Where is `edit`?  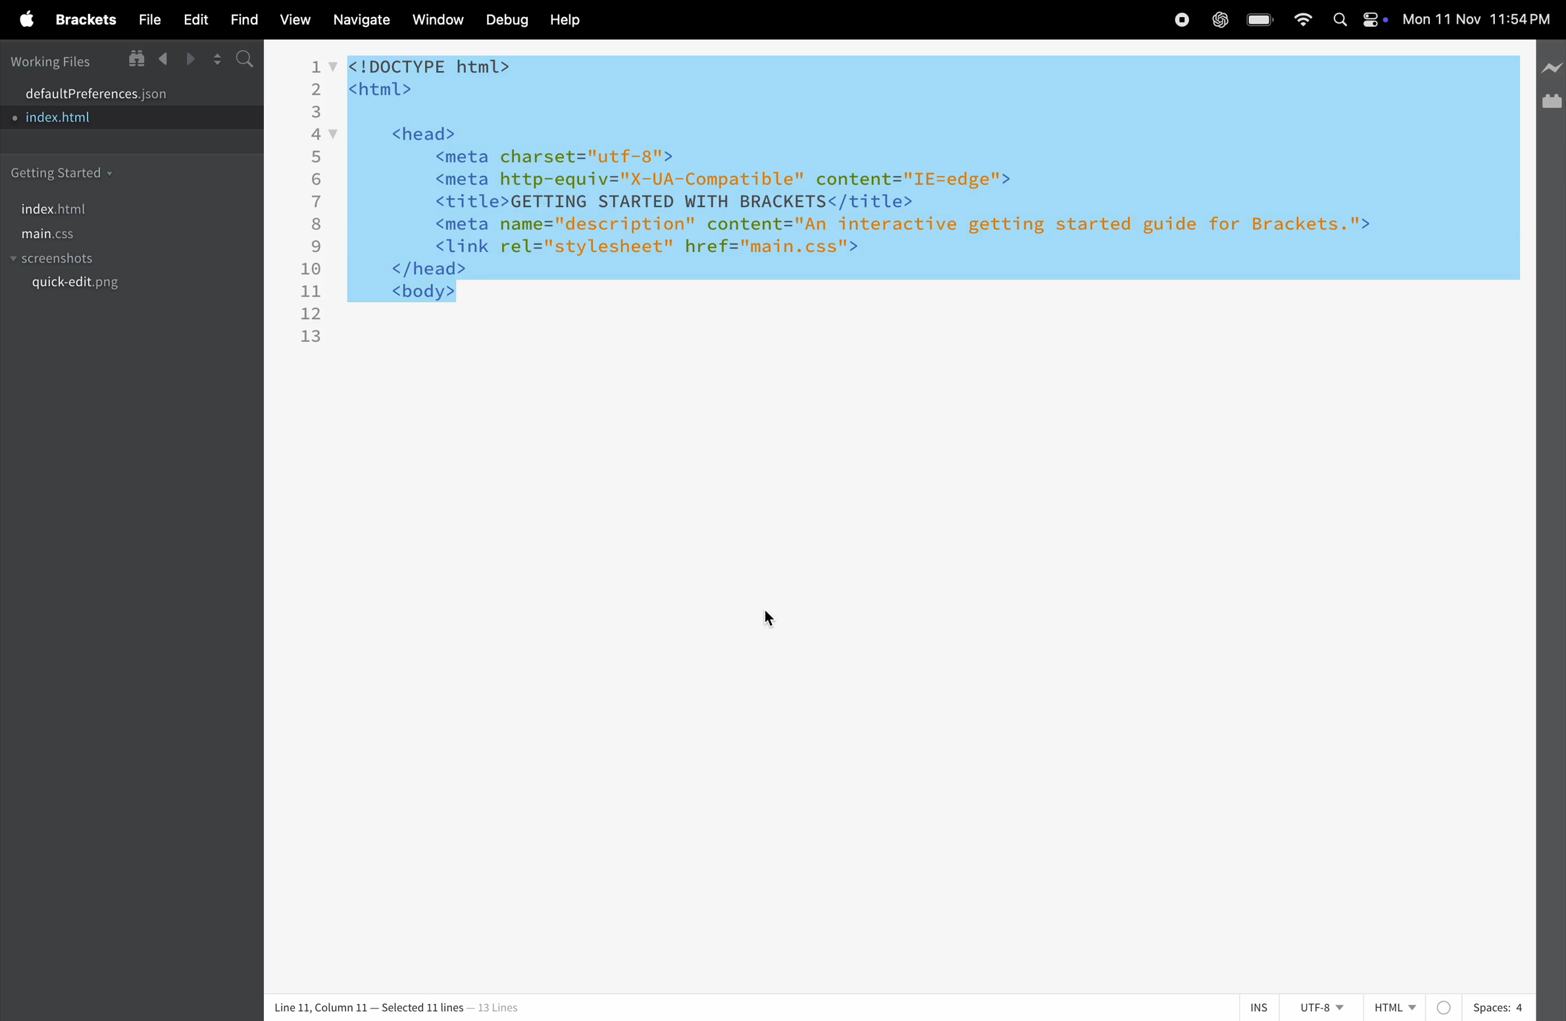
edit is located at coordinates (198, 19).